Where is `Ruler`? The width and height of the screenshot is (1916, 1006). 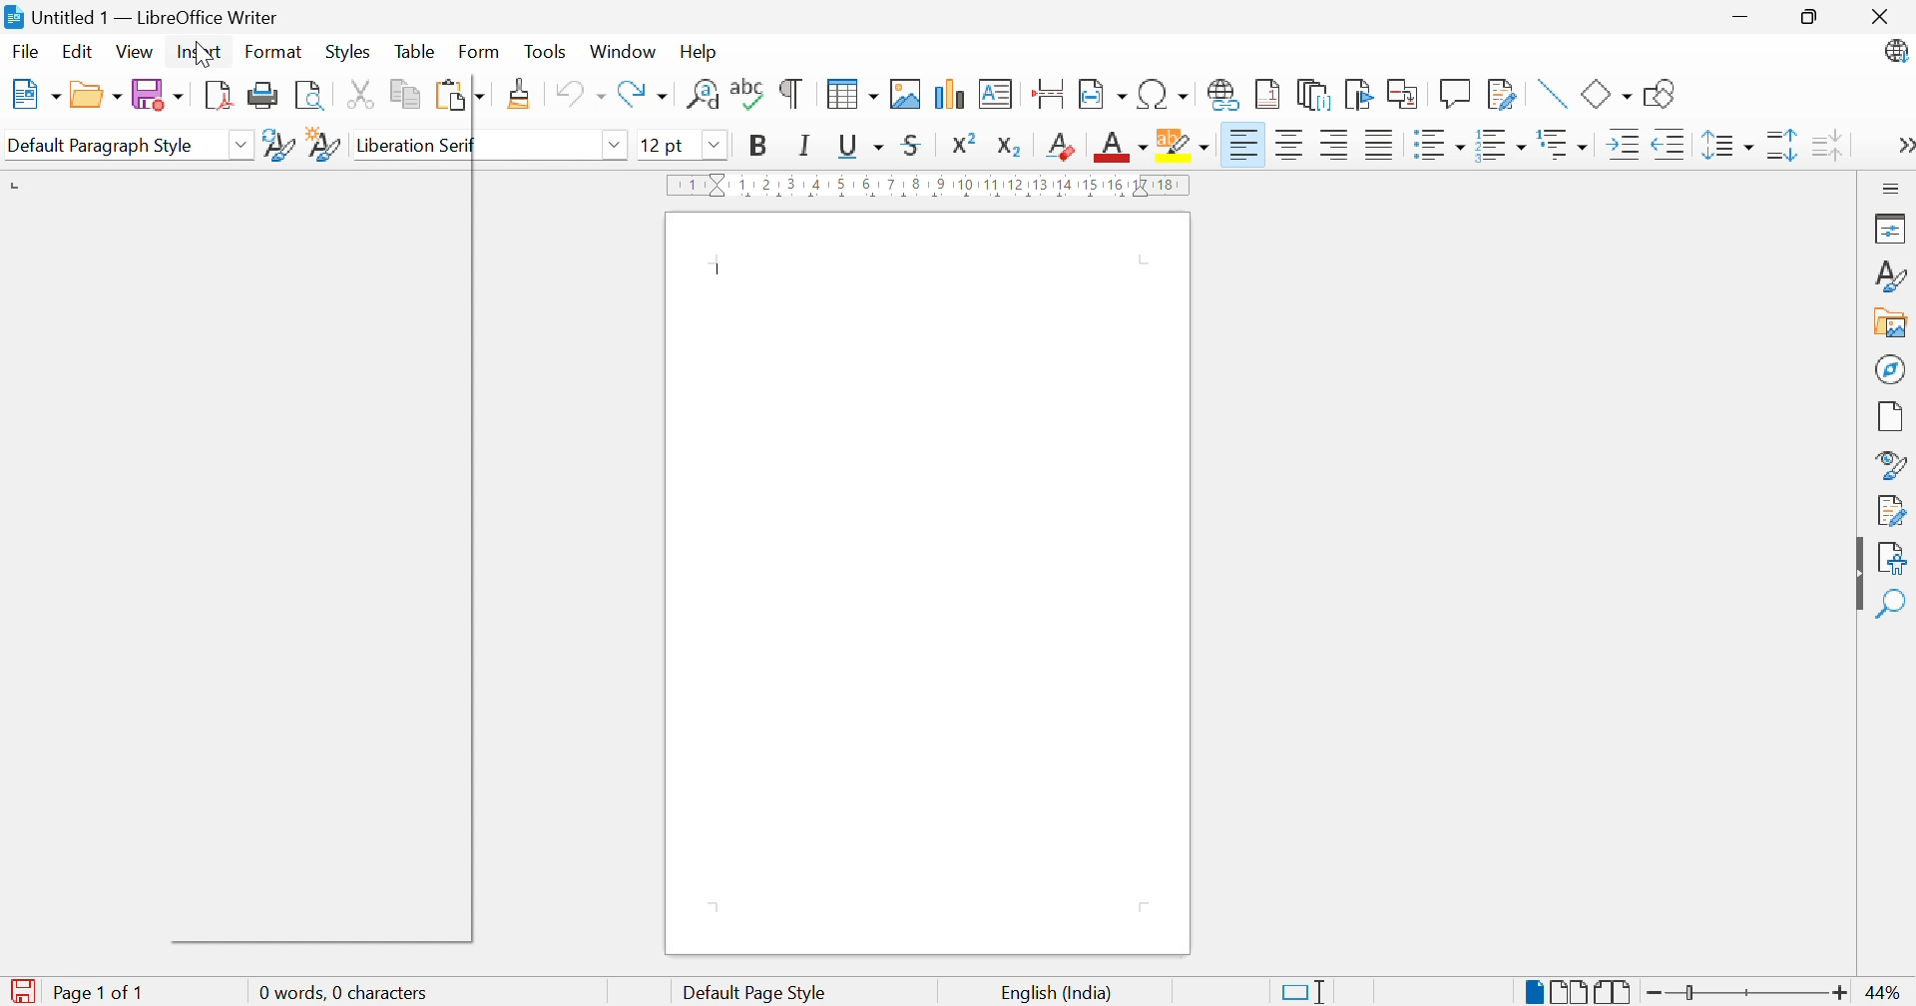
Ruler is located at coordinates (931, 186).